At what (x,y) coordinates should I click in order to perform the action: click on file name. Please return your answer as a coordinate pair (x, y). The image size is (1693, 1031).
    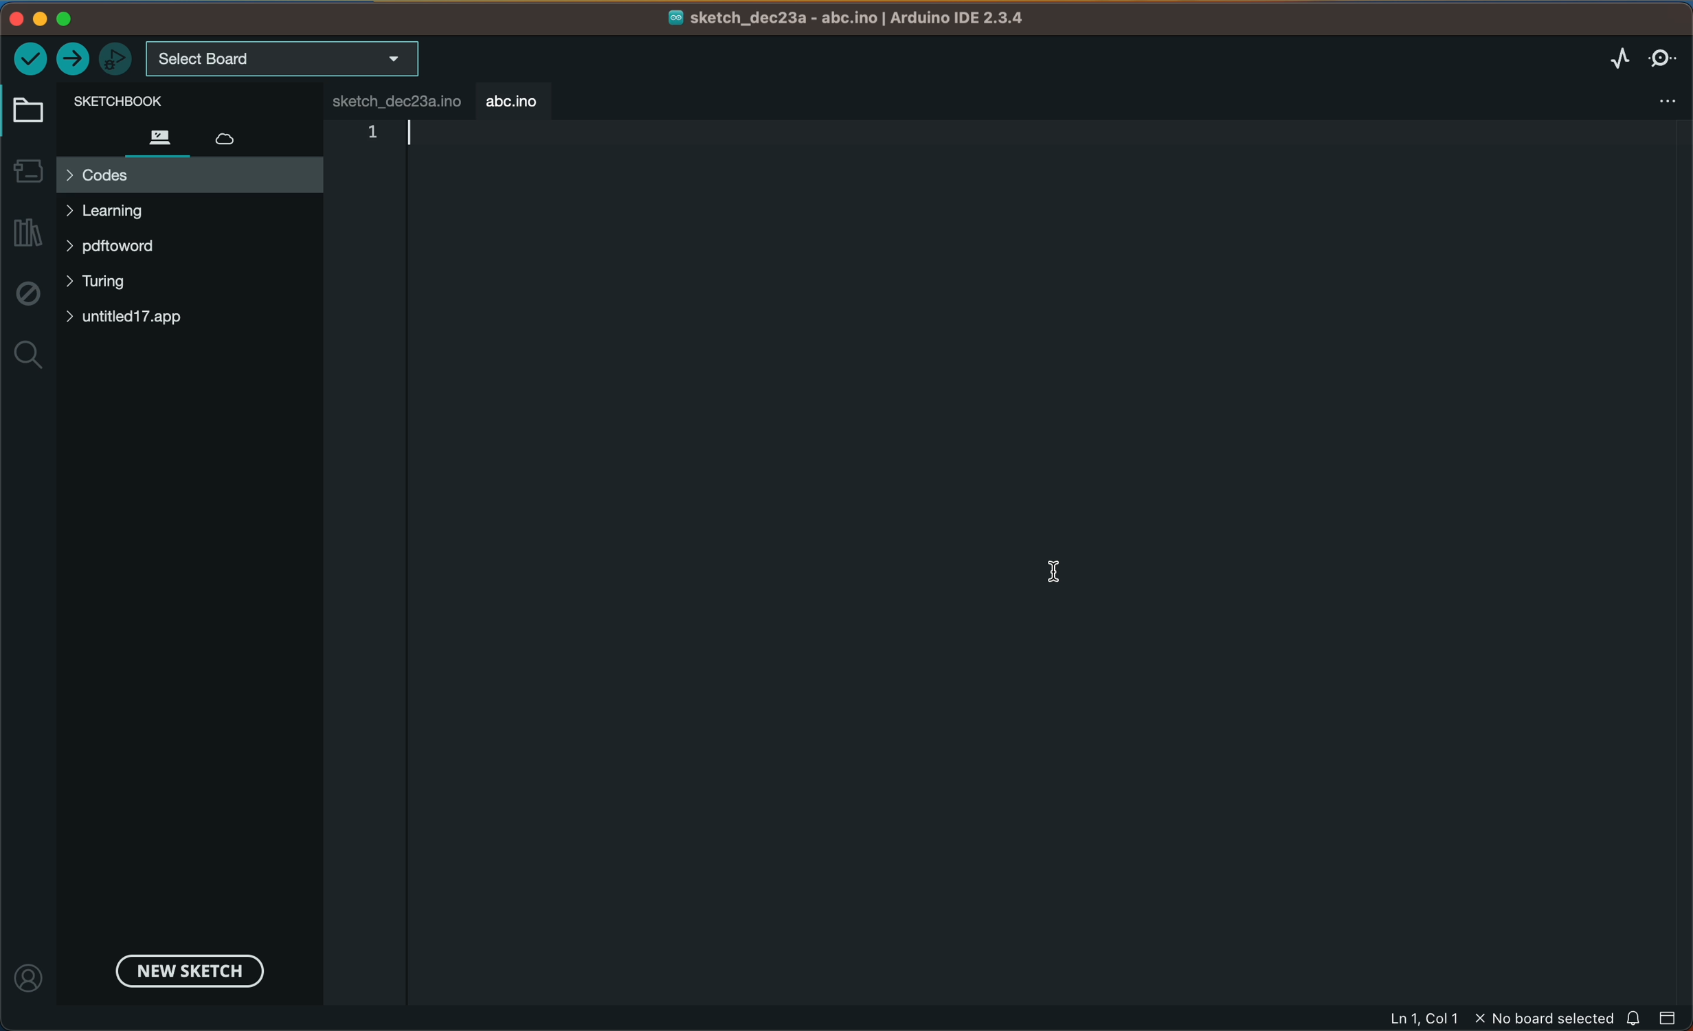
    Looking at the image, I should click on (848, 19).